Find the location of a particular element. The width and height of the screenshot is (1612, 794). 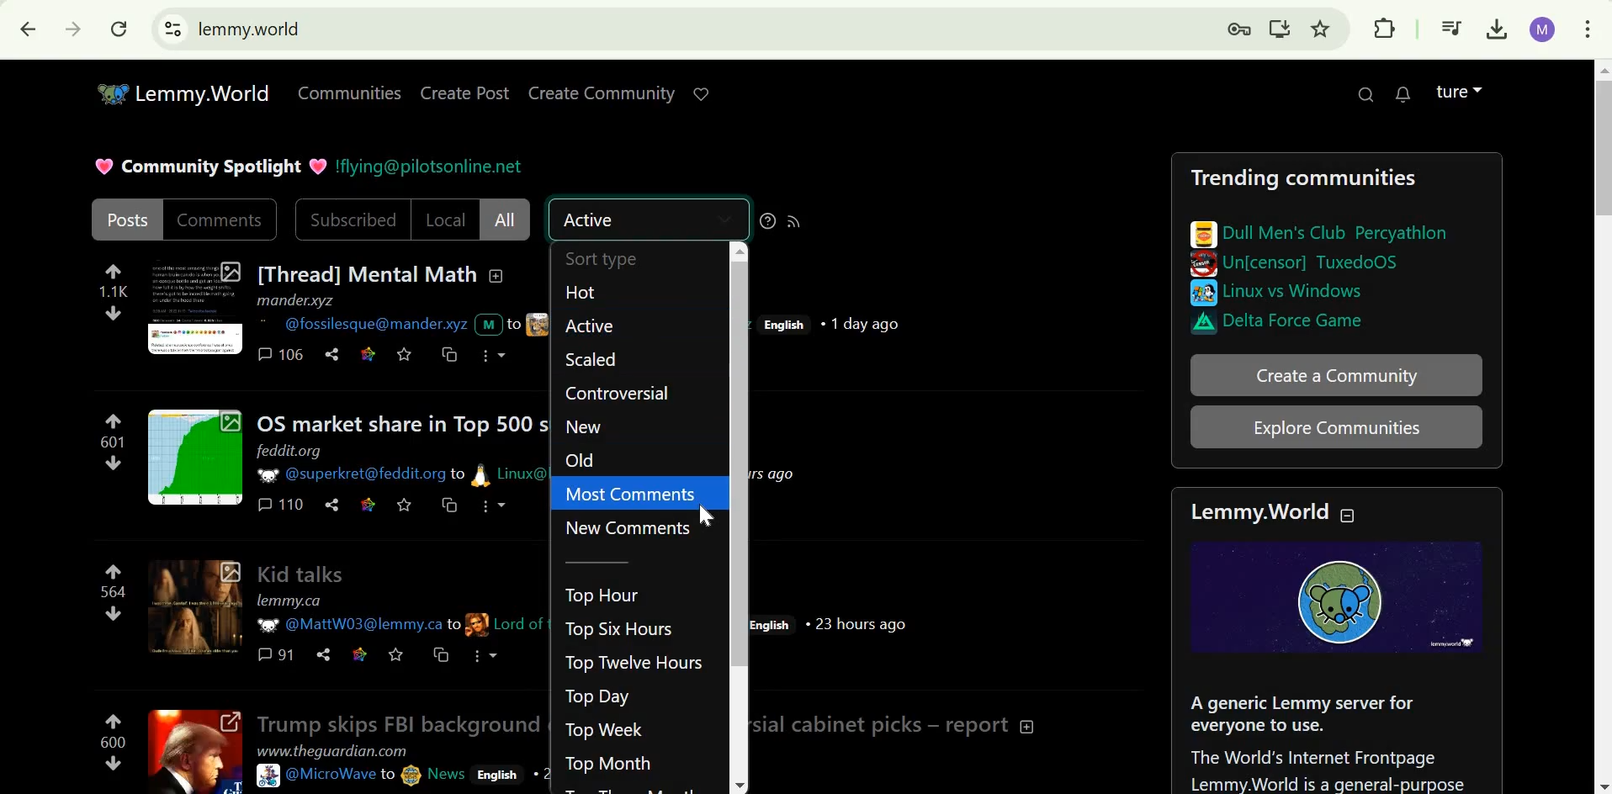

@fossilesque@mander.xyz is located at coordinates (374, 325).